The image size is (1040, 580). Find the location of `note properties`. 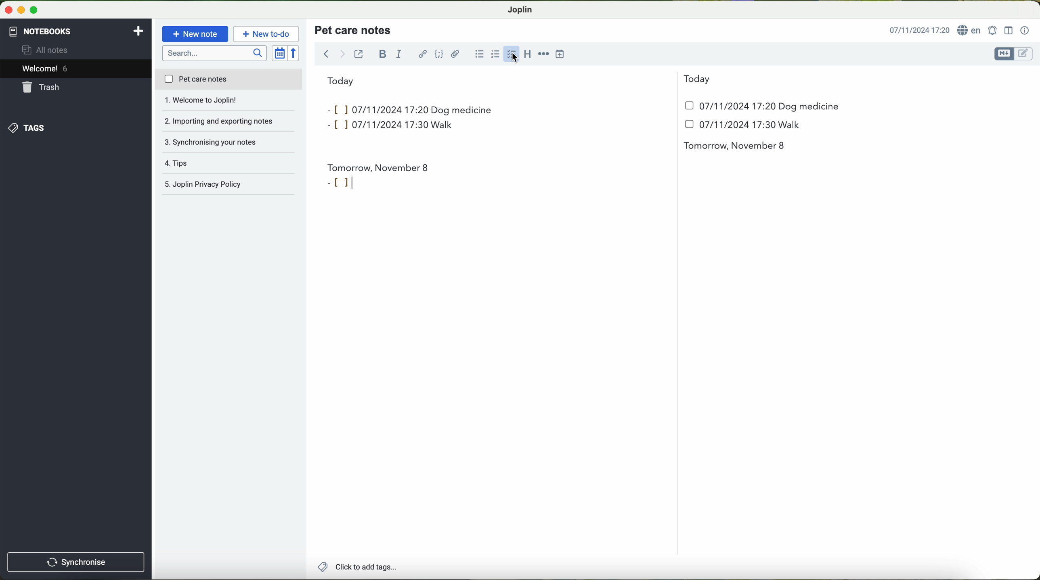

note properties is located at coordinates (1025, 31).